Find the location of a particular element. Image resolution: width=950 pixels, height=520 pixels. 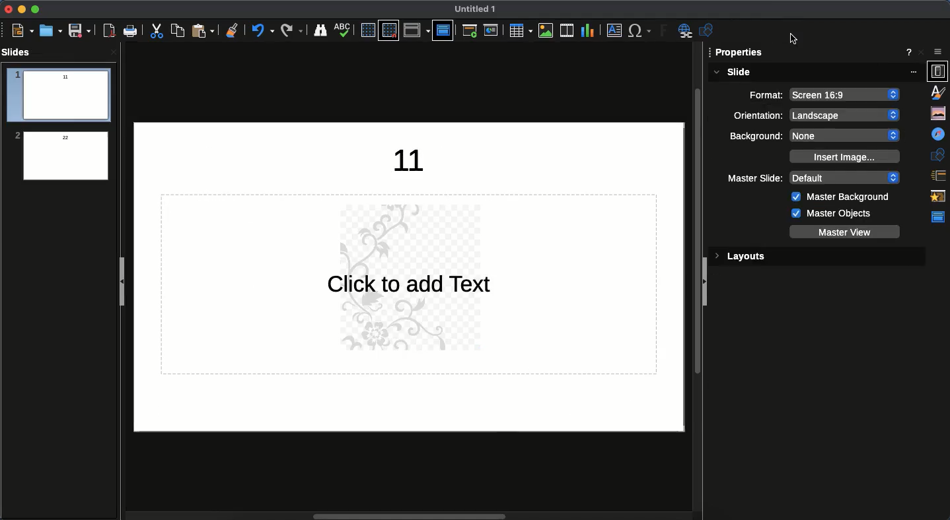

Clean formatting is located at coordinates (232, 30).